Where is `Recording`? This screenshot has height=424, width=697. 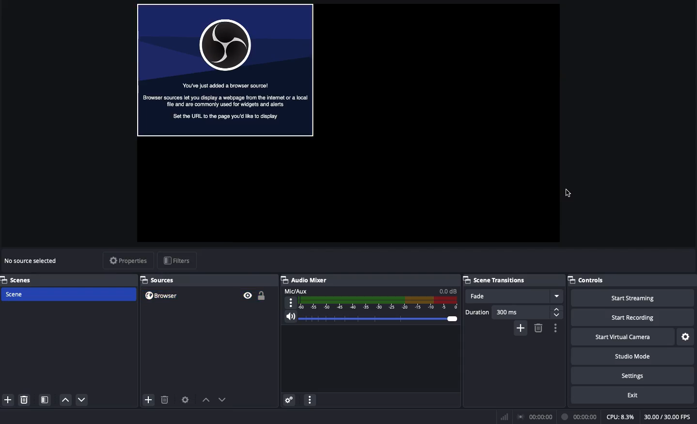
Recording is located at coordinates (578, 417).